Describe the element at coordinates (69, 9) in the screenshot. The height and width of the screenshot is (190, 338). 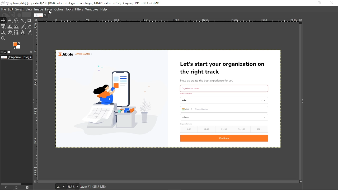
I see `Tools` at that location.